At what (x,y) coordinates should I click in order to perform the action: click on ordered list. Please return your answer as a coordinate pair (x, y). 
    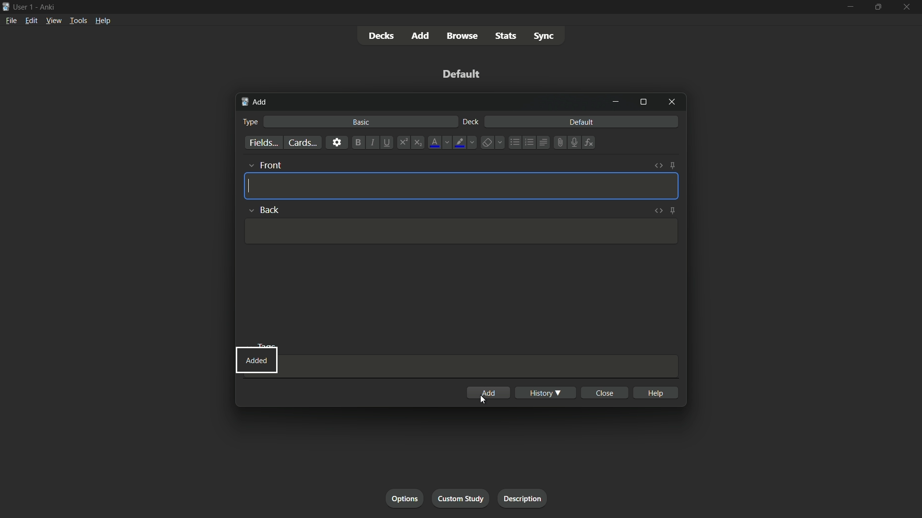
    Looking at the image, I should click on (528, 142).